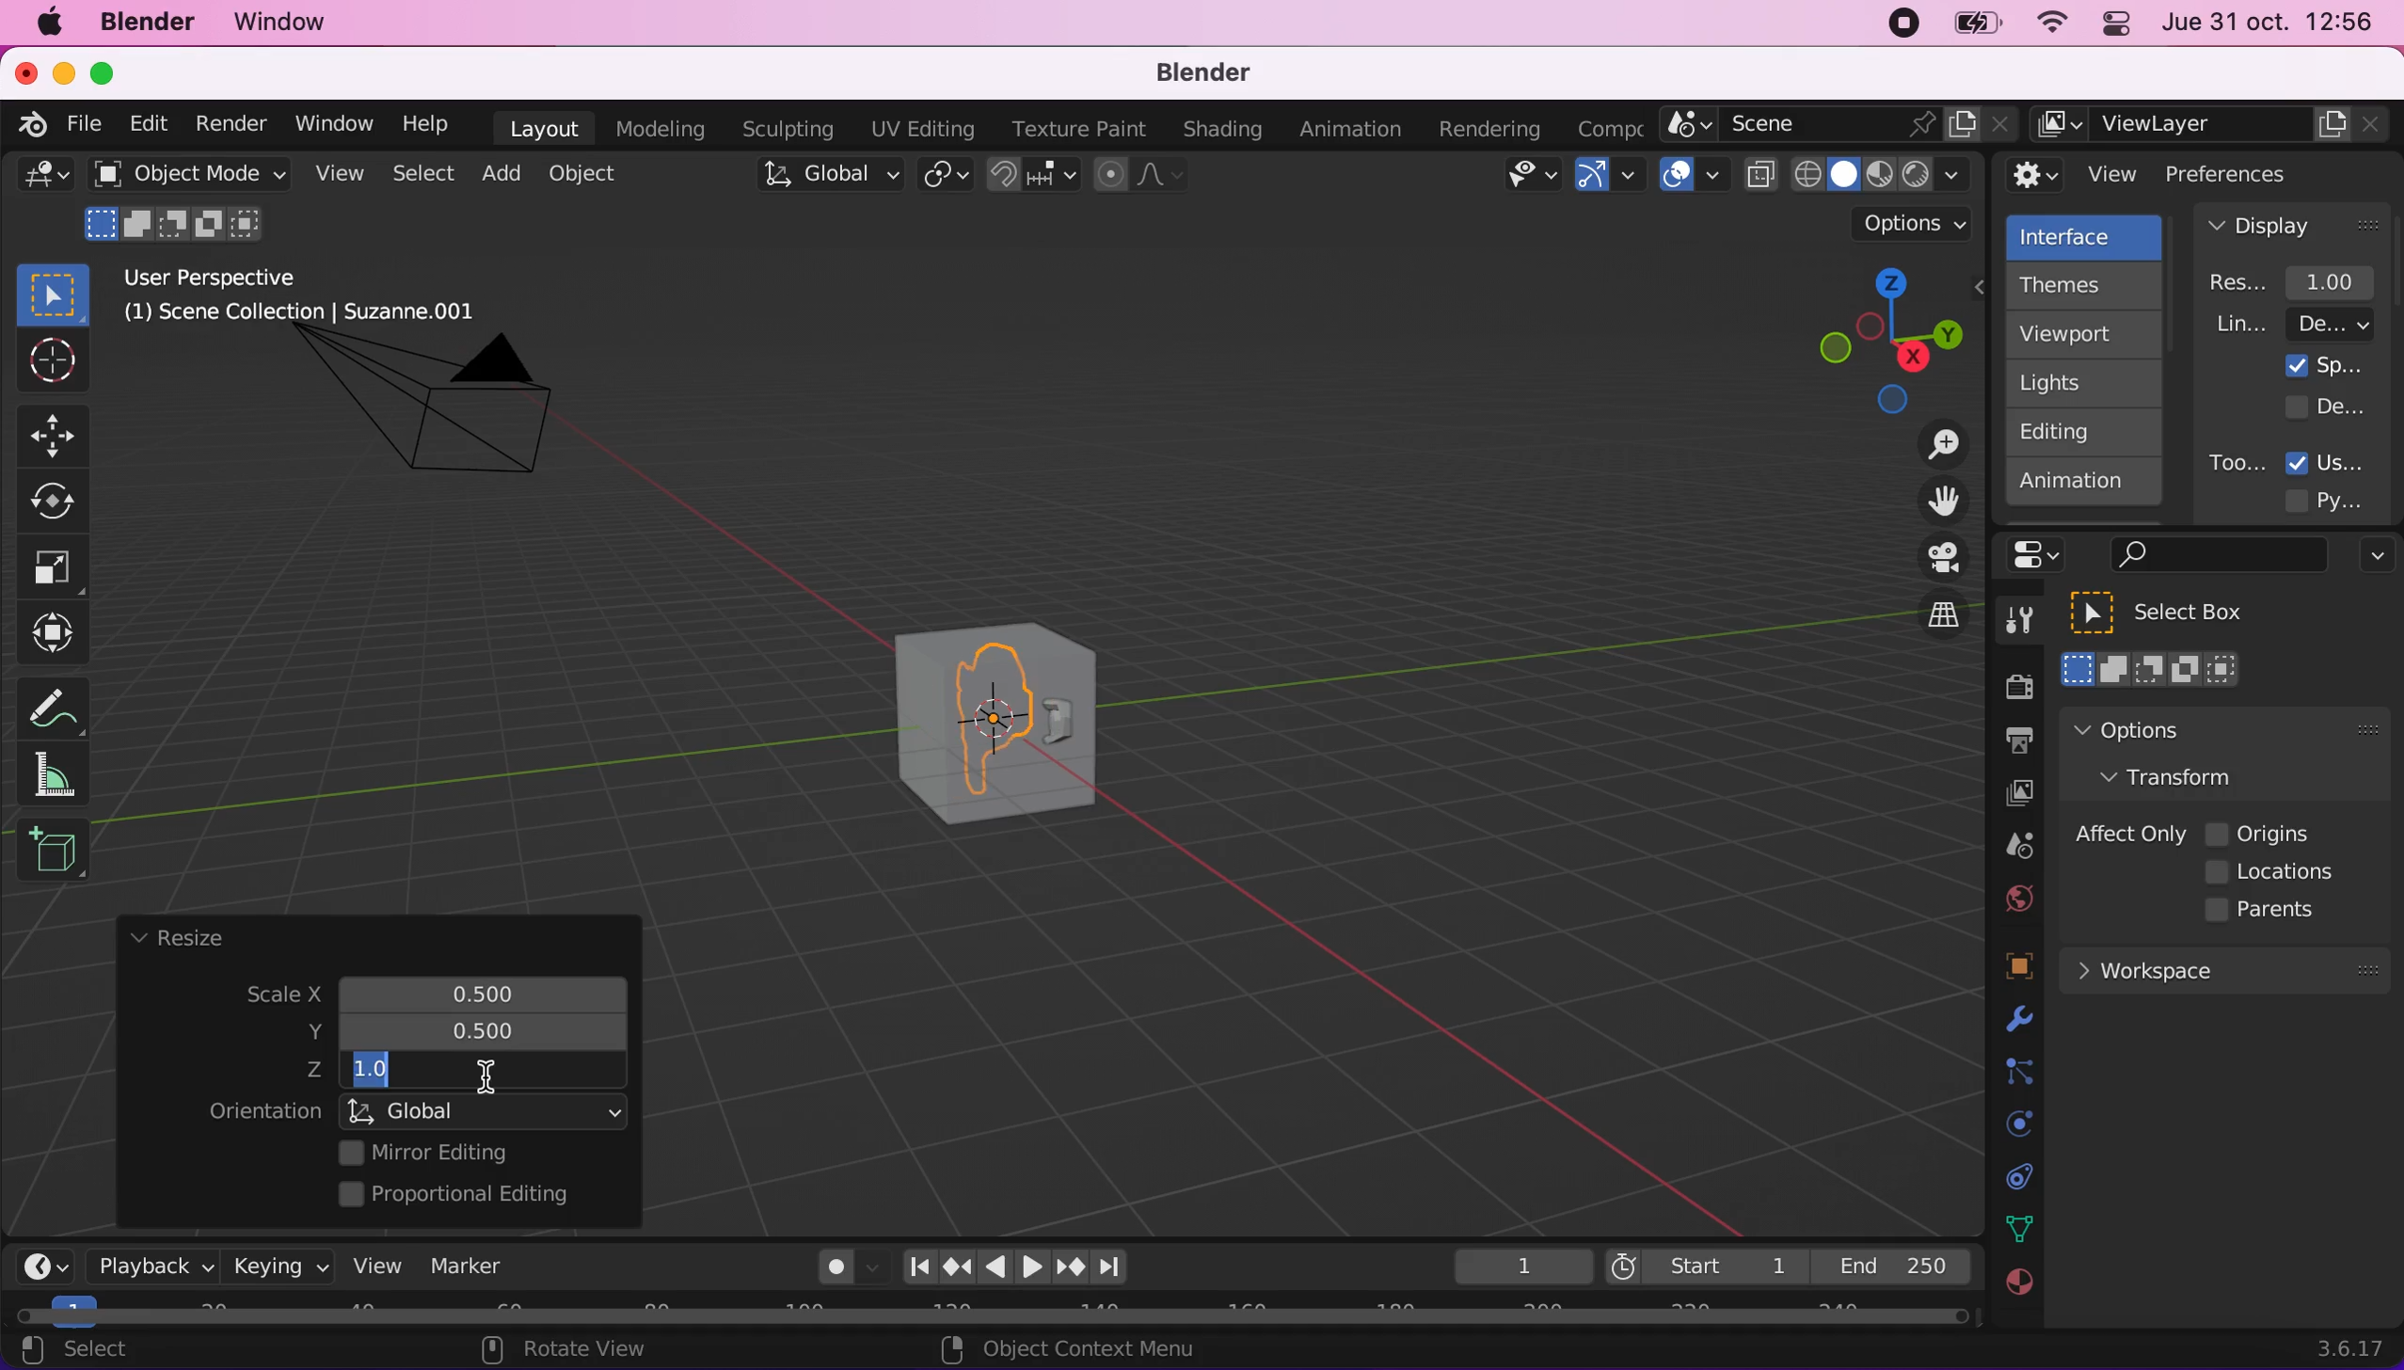  I want to click on click, shortcut, drag, so click(1884, 340).